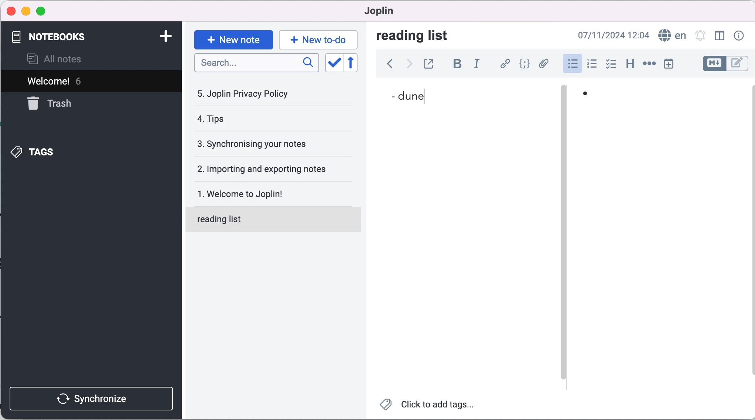 This screenshot has width=755, height=420. What do you see at coordinates (11, 10) in the screenshot?
I see `close` at bounding box center [11, 10].